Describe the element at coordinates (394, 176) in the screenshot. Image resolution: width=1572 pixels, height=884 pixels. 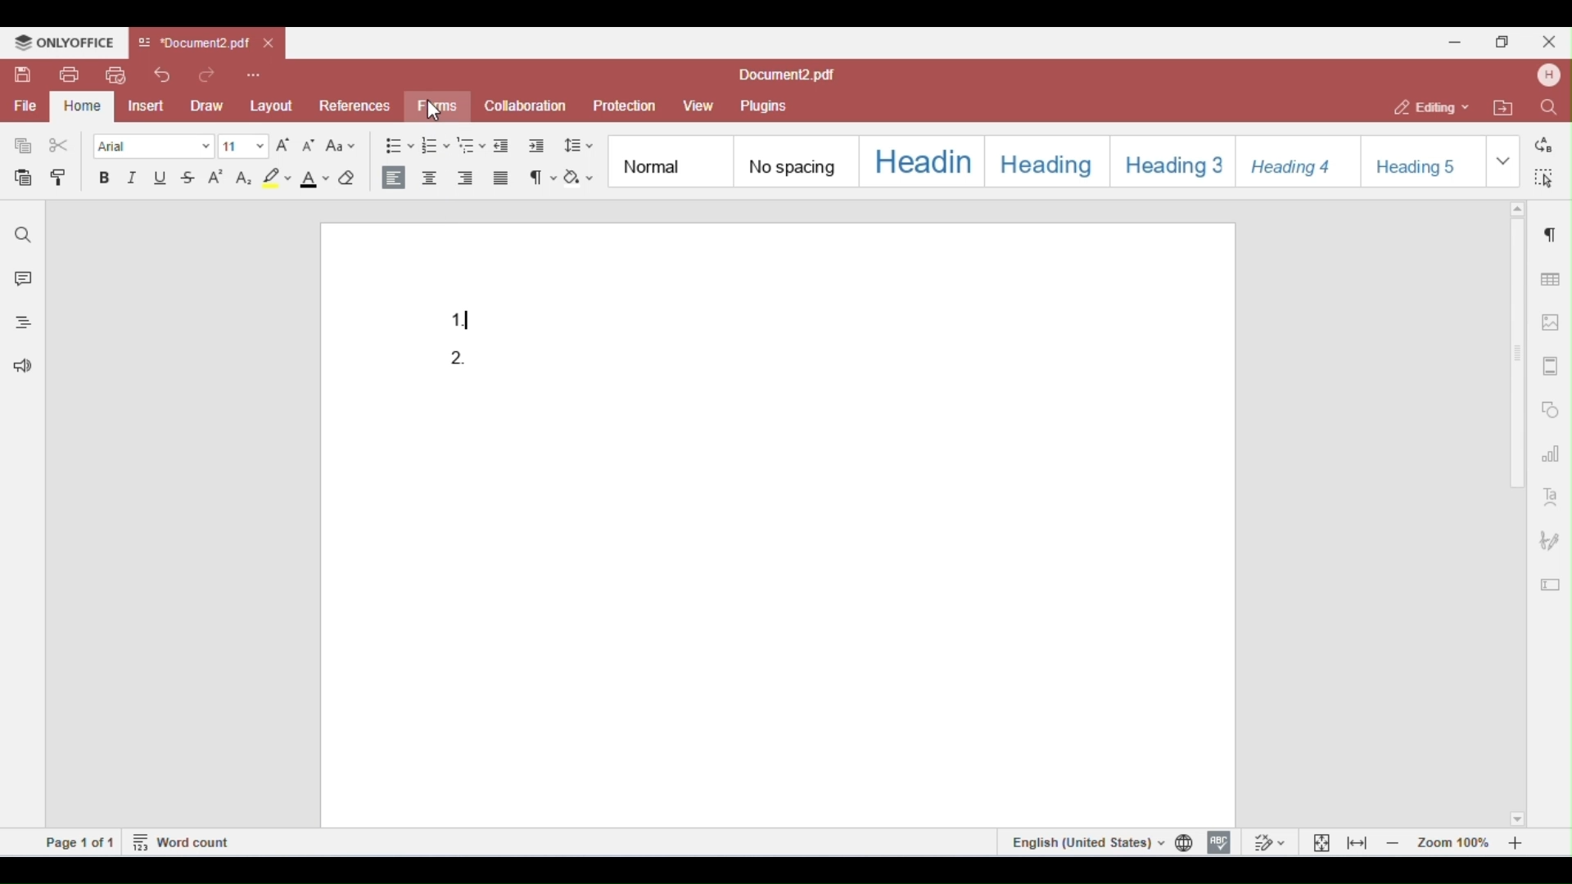
I see `align left` at that location.